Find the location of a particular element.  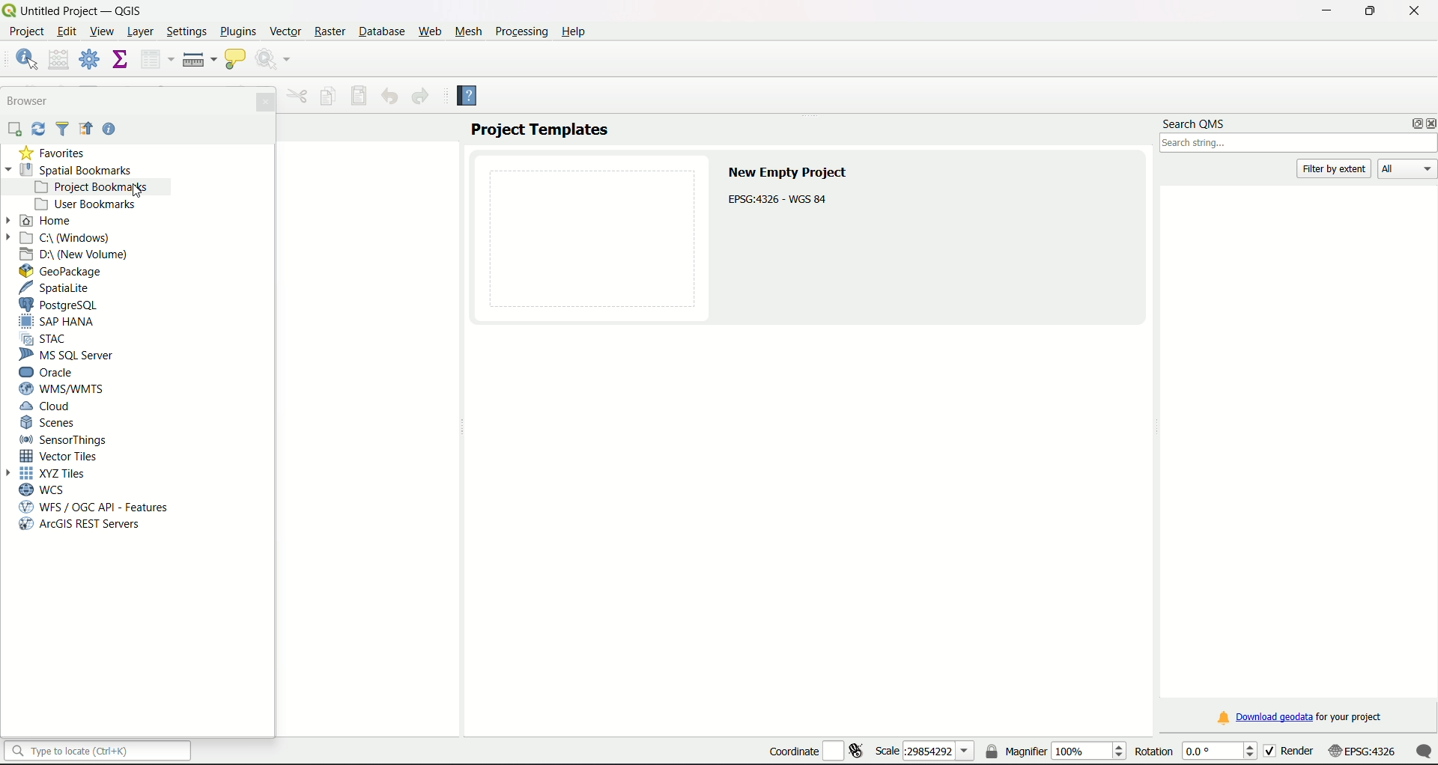

XYZ Tiles is located at coordinates (52, 474).